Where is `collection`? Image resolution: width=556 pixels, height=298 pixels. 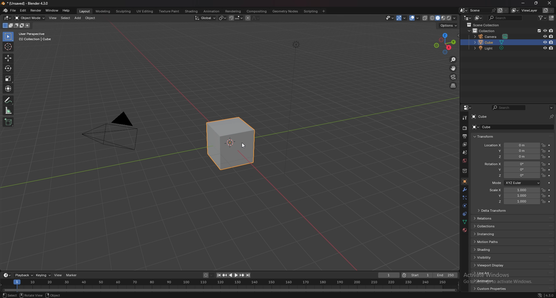 collection is located at coordinates (485, 31).